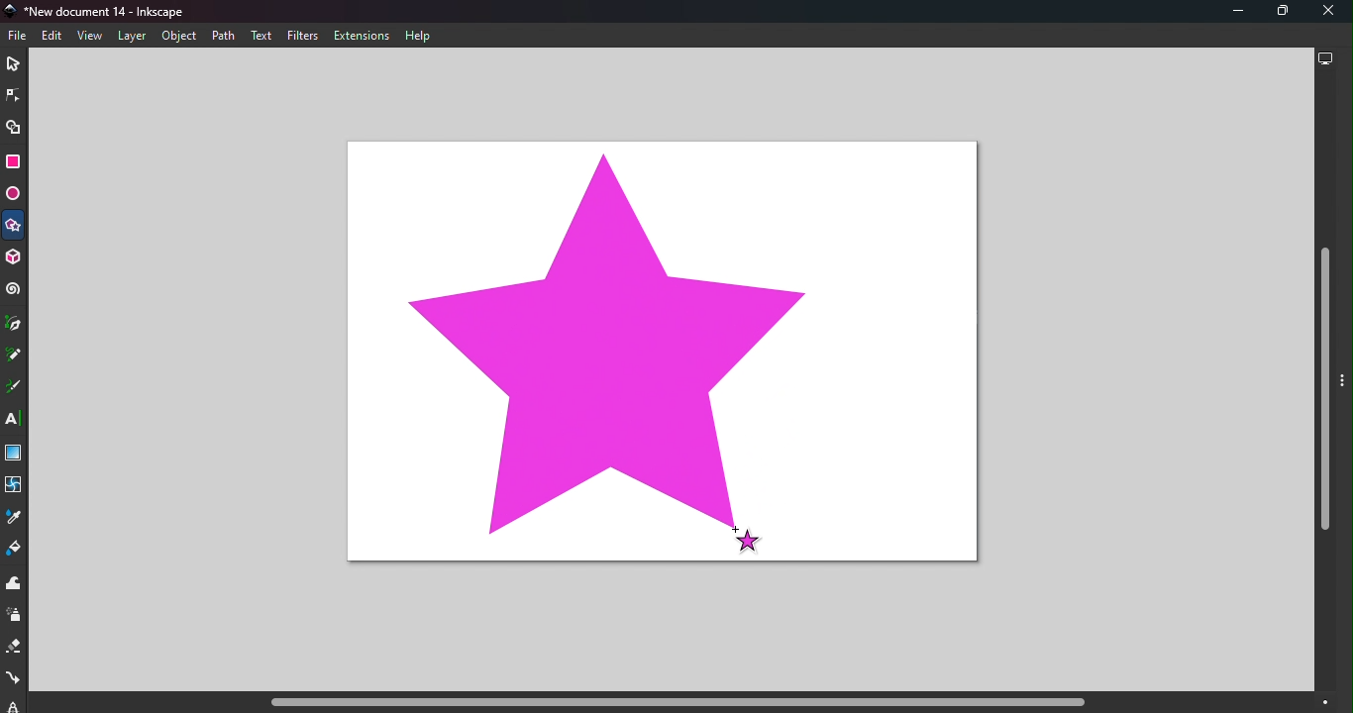 The width and height of the screenshot is (1353, 713). I want to click on Pen tool, so click(15, 324).